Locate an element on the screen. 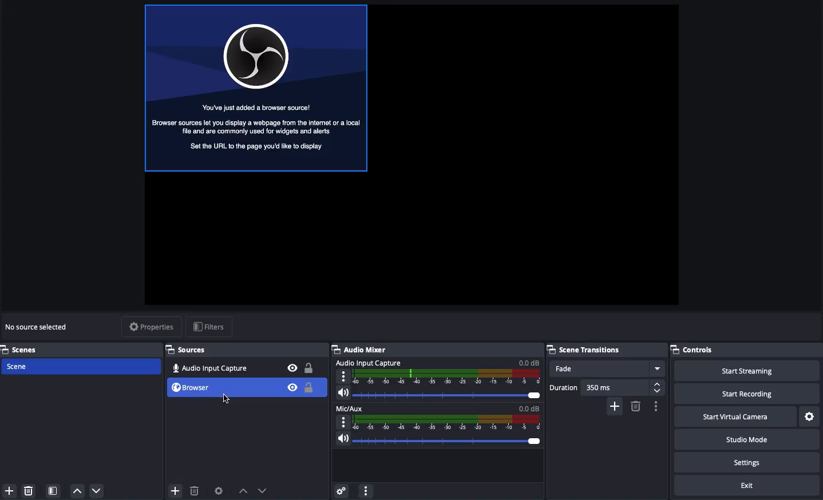  Audio mixer is located at coordinates (365, 349).